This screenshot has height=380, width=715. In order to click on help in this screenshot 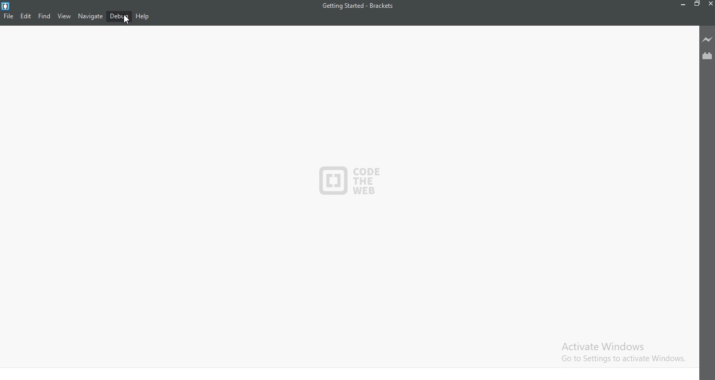, I will do `click(142, 17)`.